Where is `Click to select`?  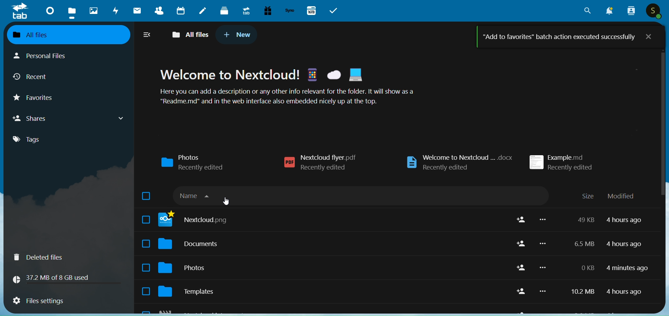
Click to select is located at coordinates (146, 244).